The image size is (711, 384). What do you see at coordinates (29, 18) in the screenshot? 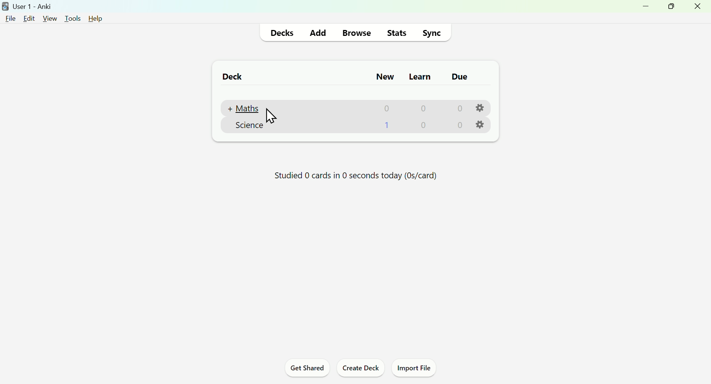
I see `edit` at bounding box center [29, 18].